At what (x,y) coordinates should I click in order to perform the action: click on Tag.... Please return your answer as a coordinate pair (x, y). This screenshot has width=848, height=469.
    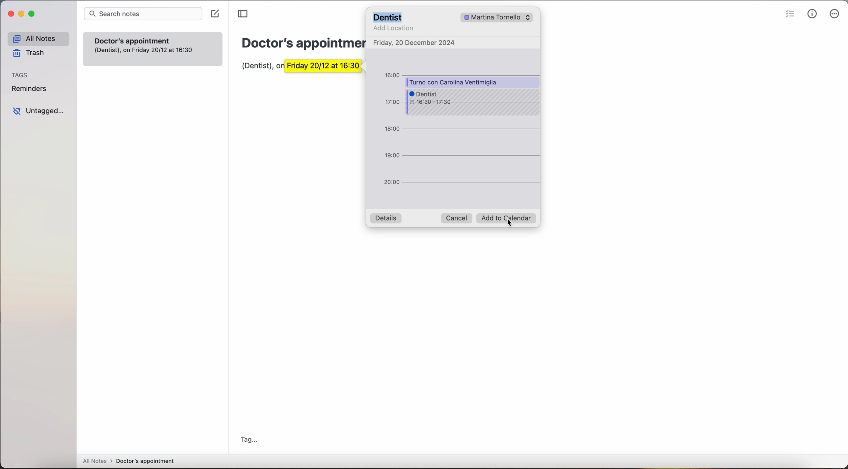
    Looking at the image, I should click on (252, 438).